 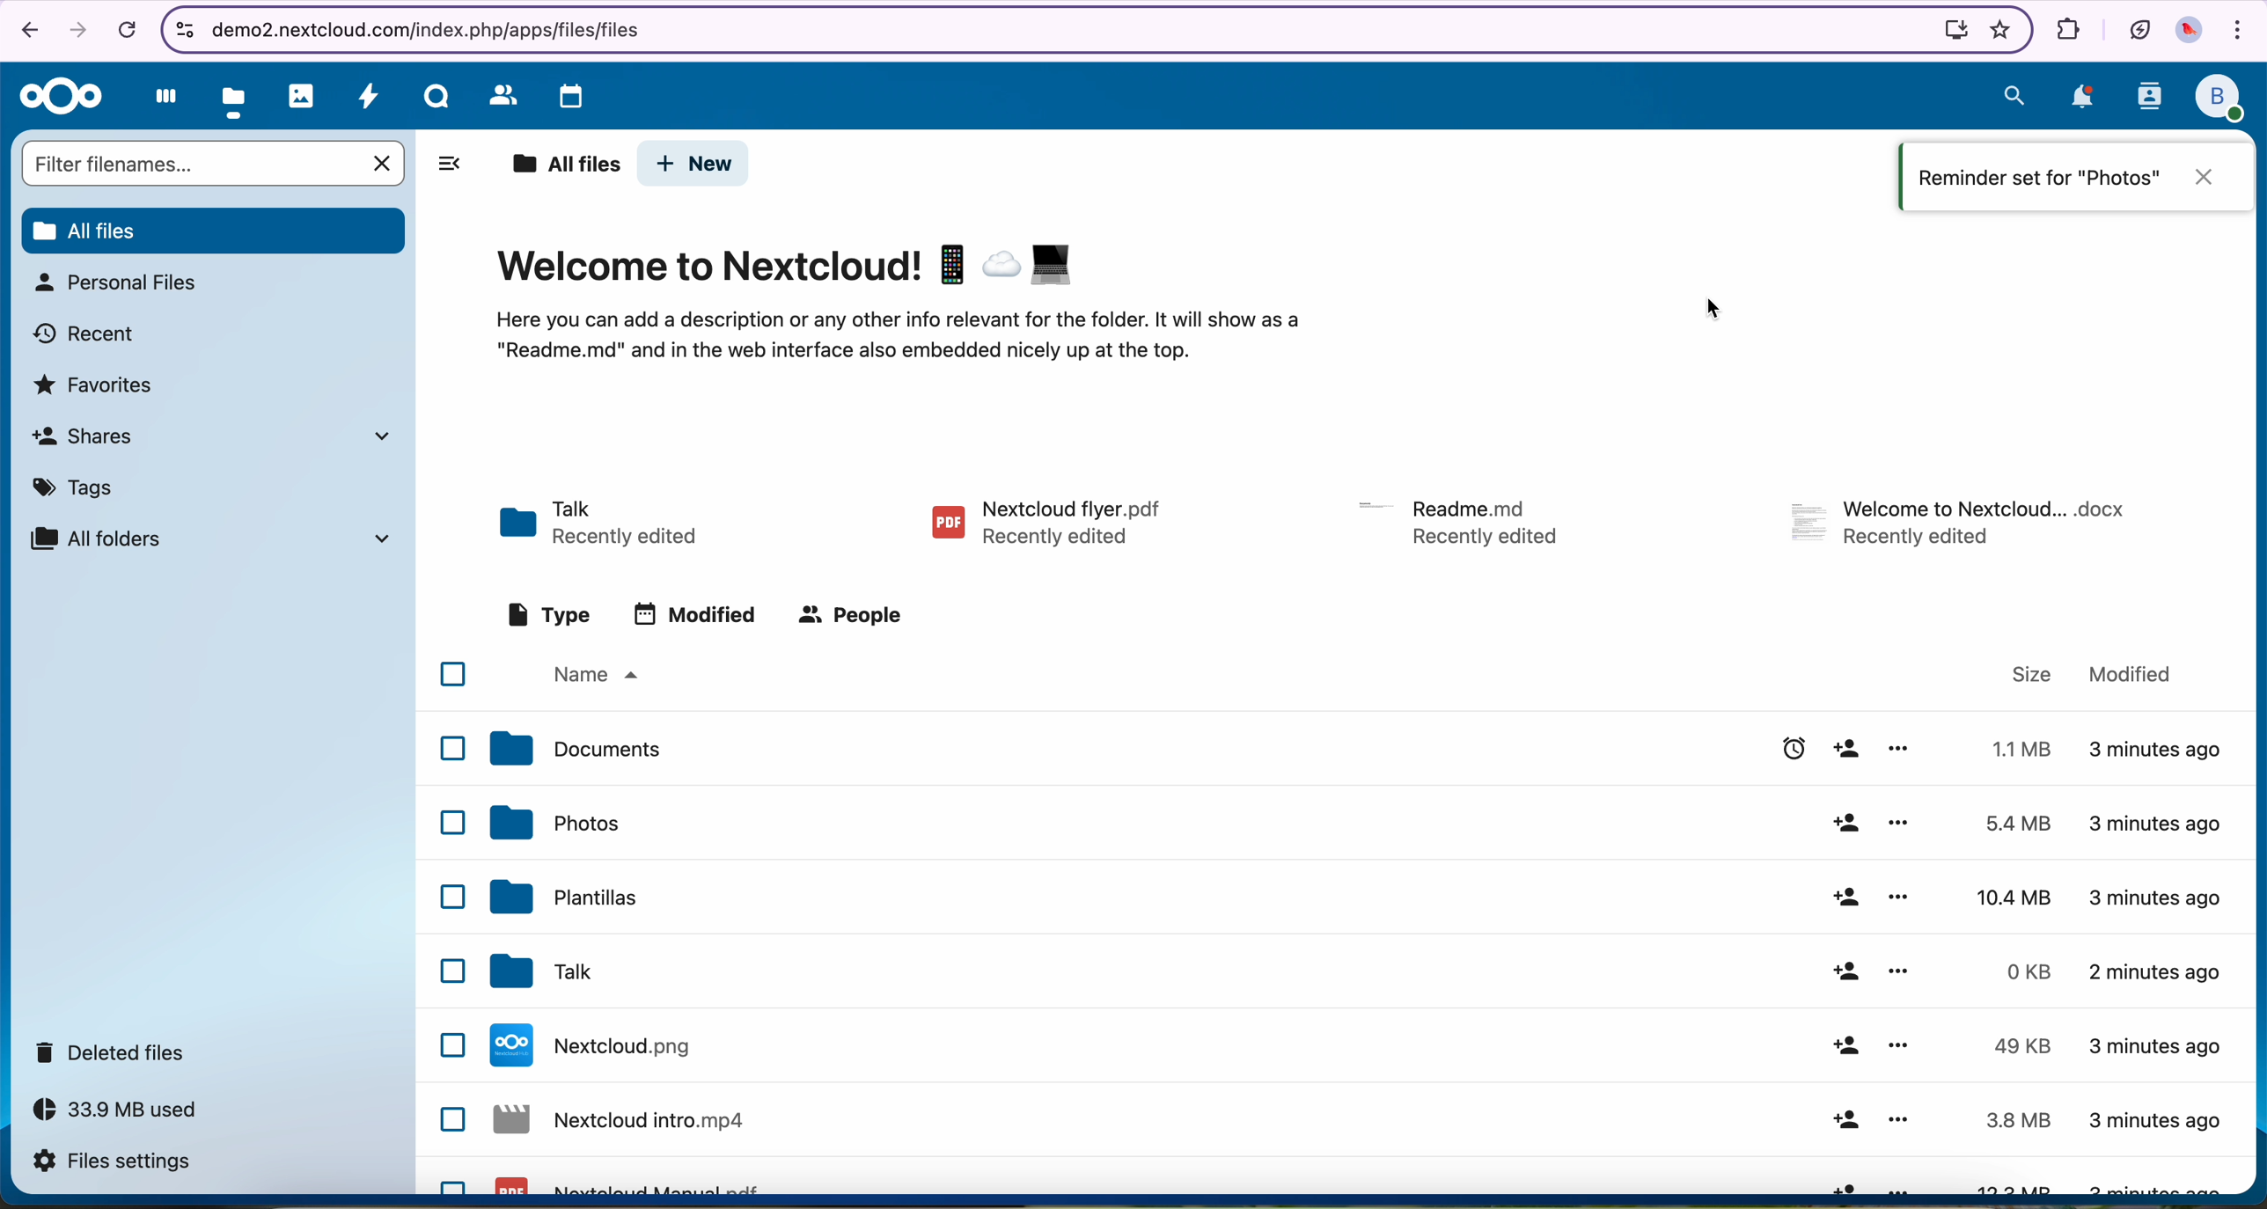 What do you see at coordinates (1996, 29) in the screenshot?
I see `favorites` at bounding box center [1996, 29].